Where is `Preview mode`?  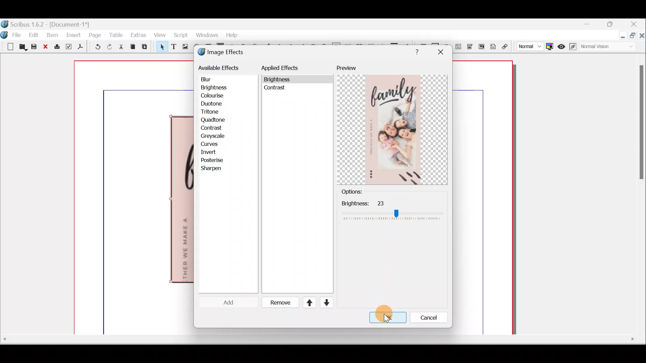 Preview mode is located at coordinates (562, 45).